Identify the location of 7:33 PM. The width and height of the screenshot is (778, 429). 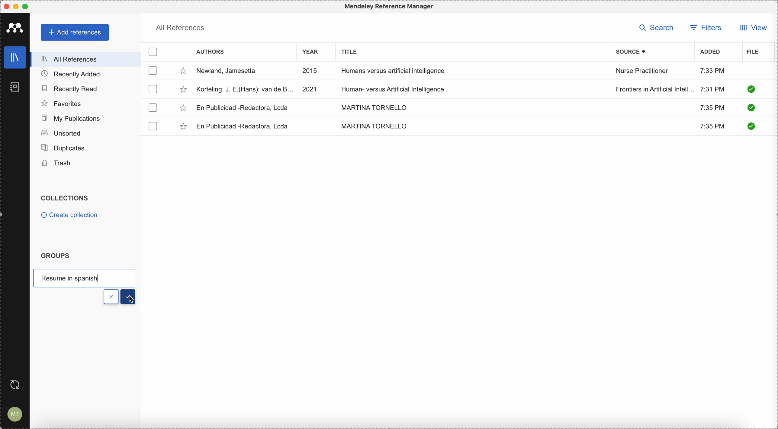
(712, 70).